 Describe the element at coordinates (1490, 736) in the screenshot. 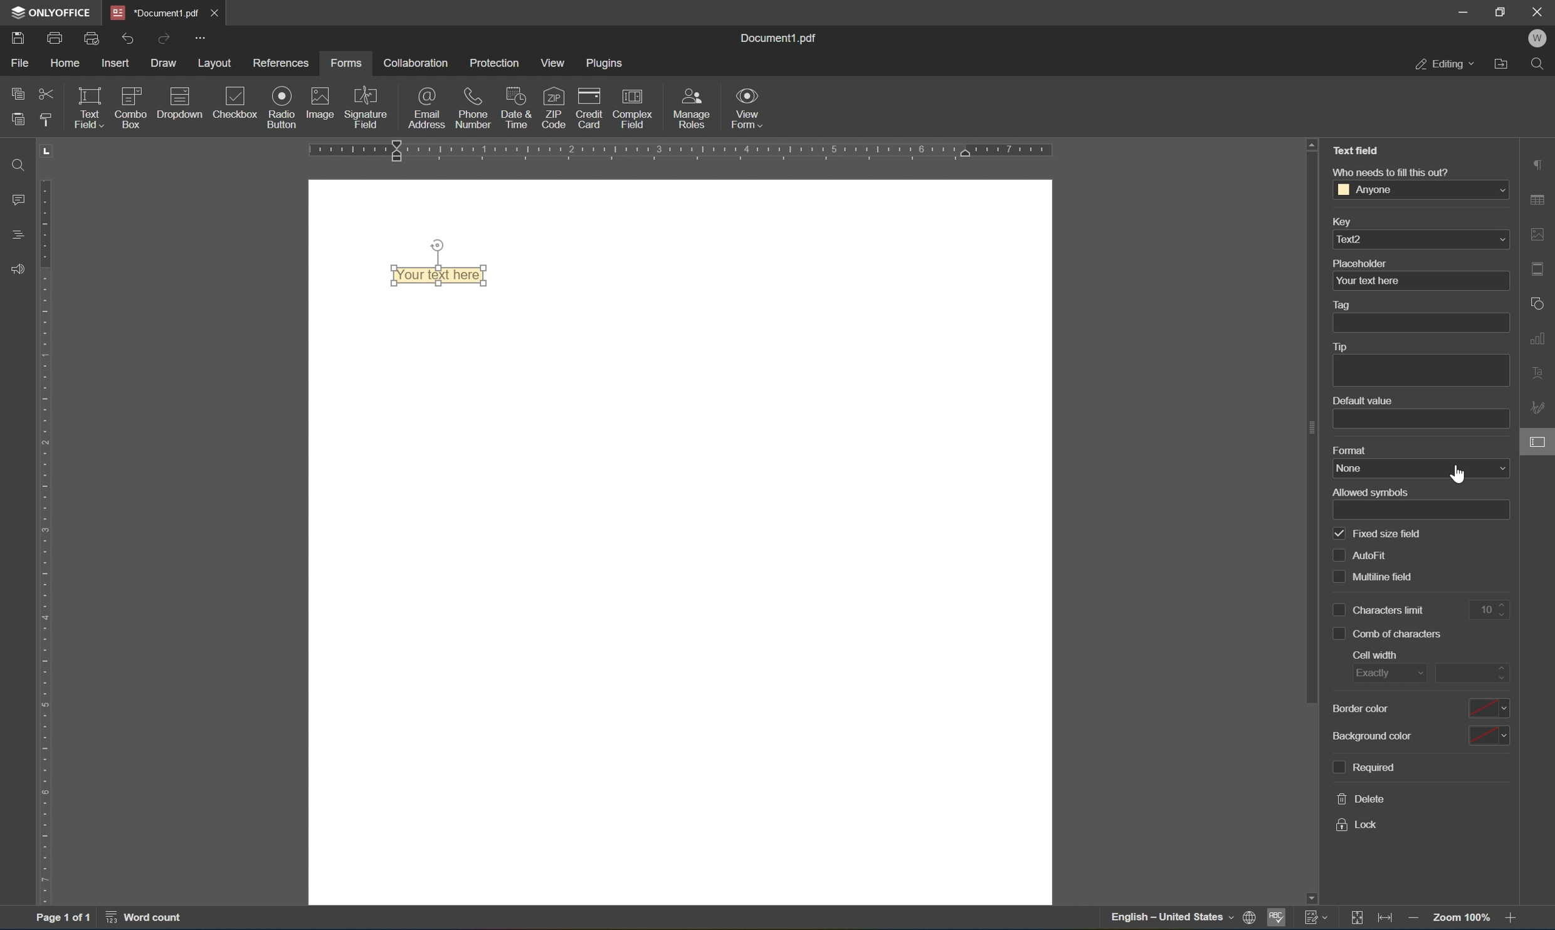

I see `color` at that location.